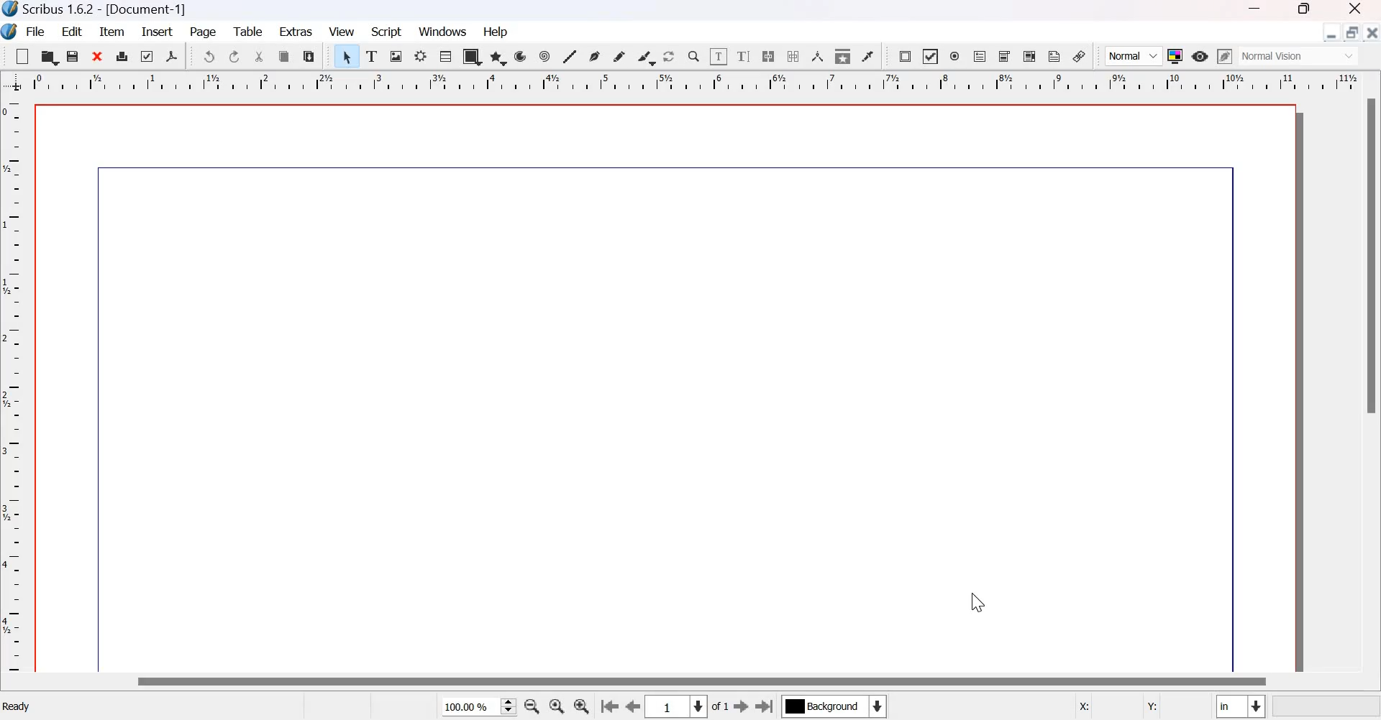 The image size is (1381, 720). What do you see at coordinates (1299, 56) in the screenshot?
I see `normal vision` at bounding box center [1299, 56].